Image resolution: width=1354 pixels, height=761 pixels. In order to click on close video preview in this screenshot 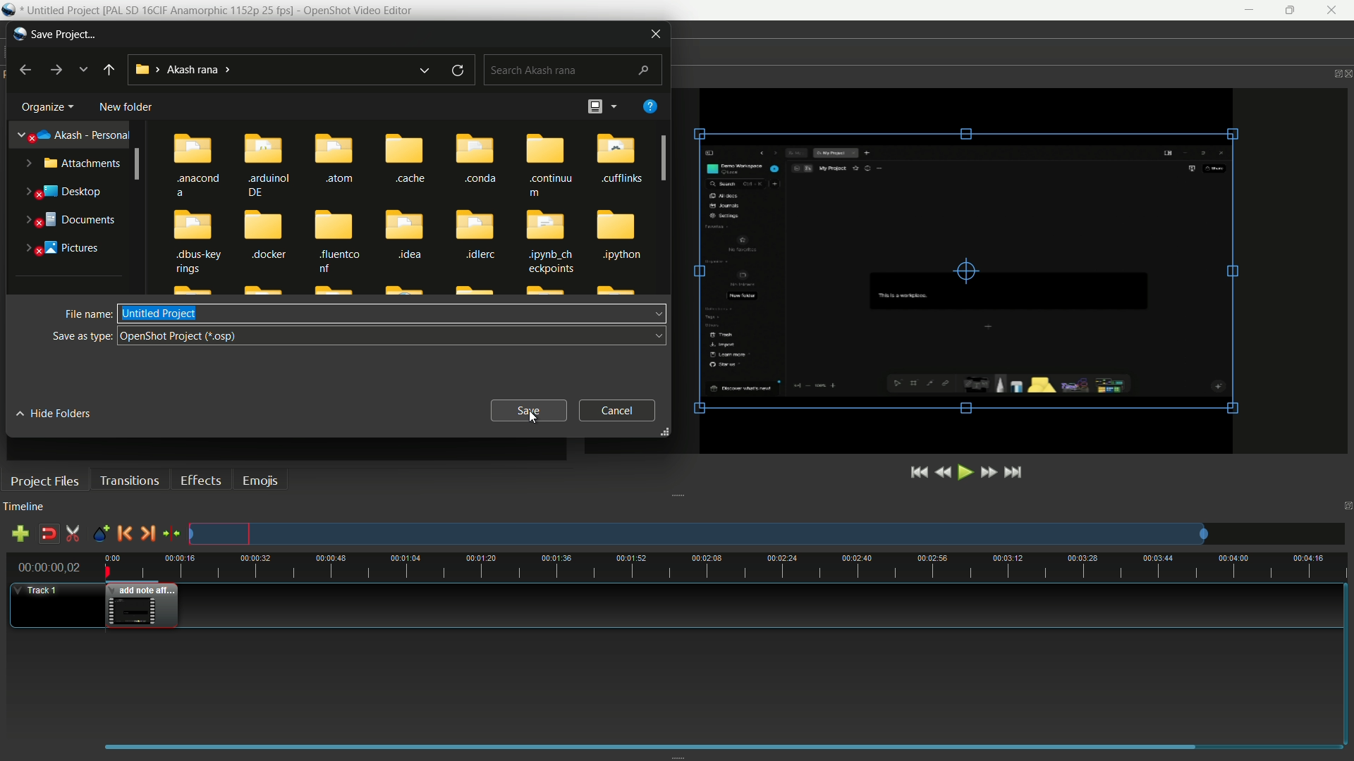, I will do `click(1346, 73)`.